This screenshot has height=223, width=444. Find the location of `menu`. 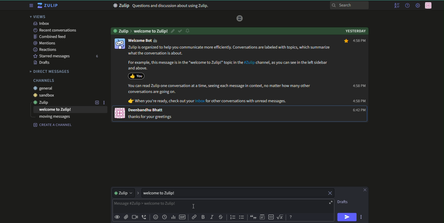

menu is located at coordinates (396, 6).